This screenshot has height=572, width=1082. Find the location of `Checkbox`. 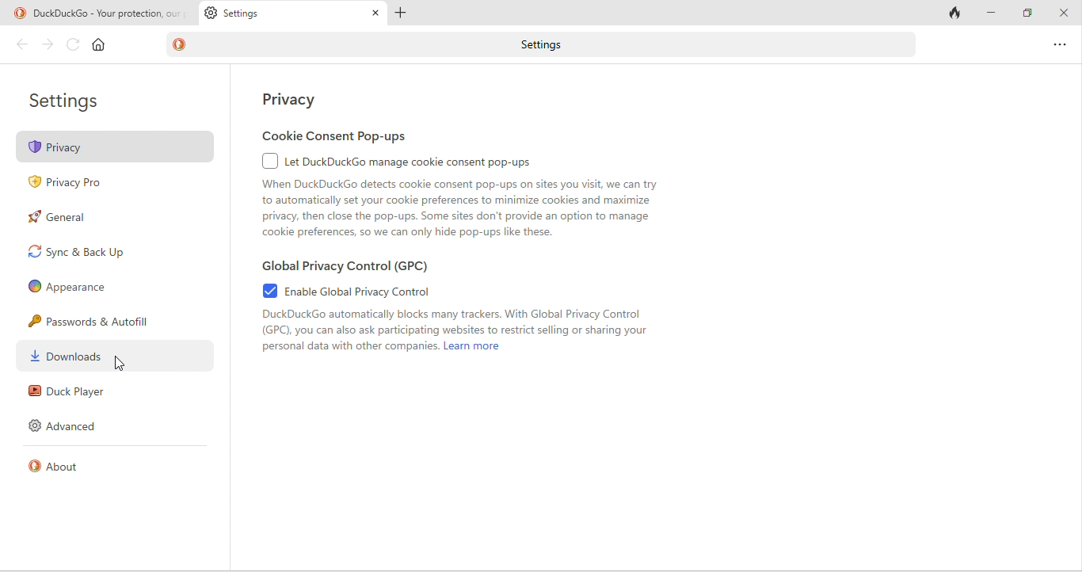

Checkbox is located at coordinates (262, 291).